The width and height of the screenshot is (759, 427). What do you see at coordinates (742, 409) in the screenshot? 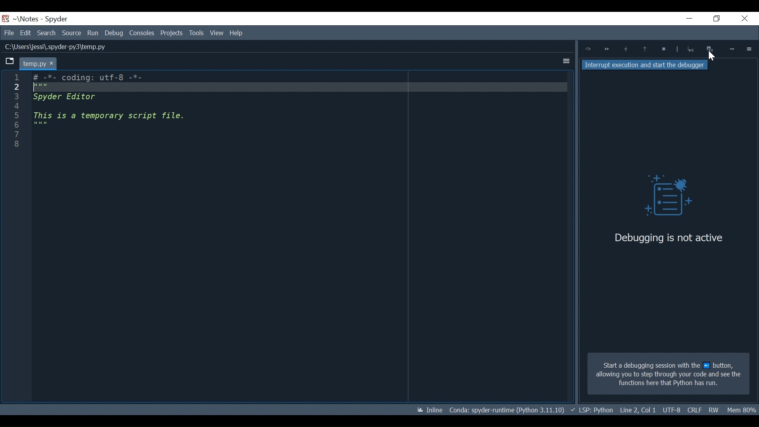
I see `Memory Usage` at bounding box center [742, 409].